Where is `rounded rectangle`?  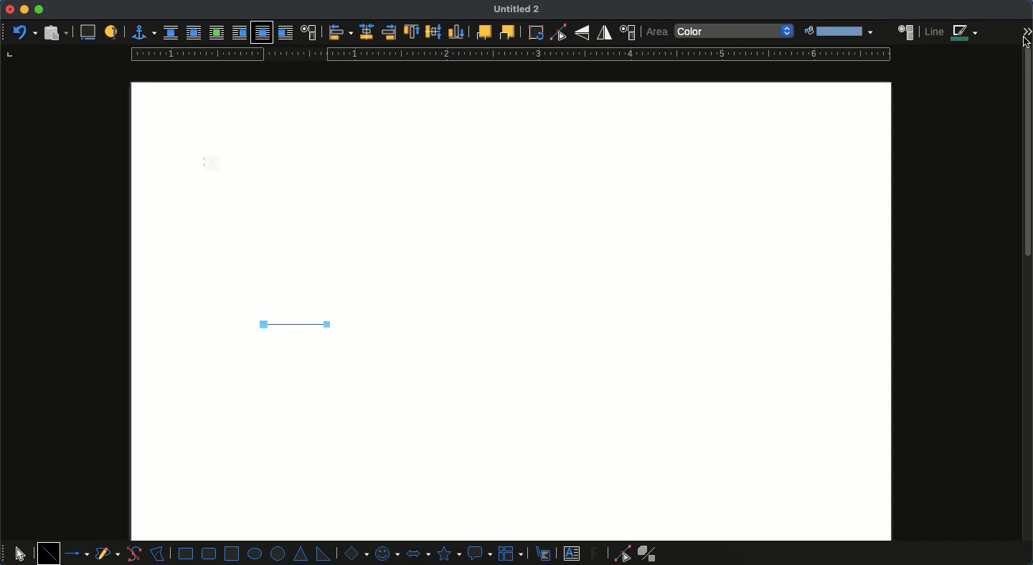
rounded rectangle is located at coordinates (209, 554).